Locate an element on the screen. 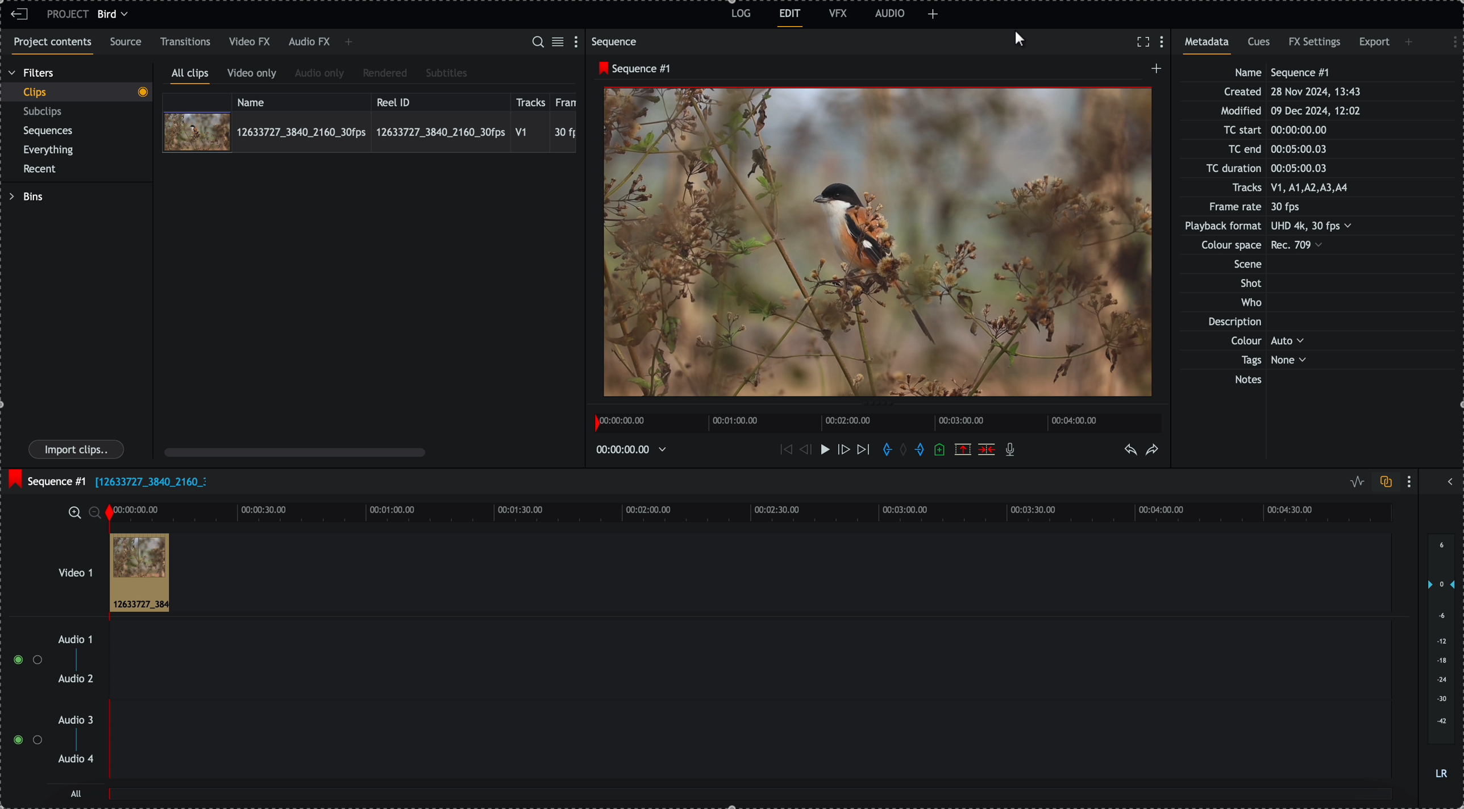 Image resolution: width=1464 pixels, height=809 pixels. AUDIO is located at coordinates (890, 13).